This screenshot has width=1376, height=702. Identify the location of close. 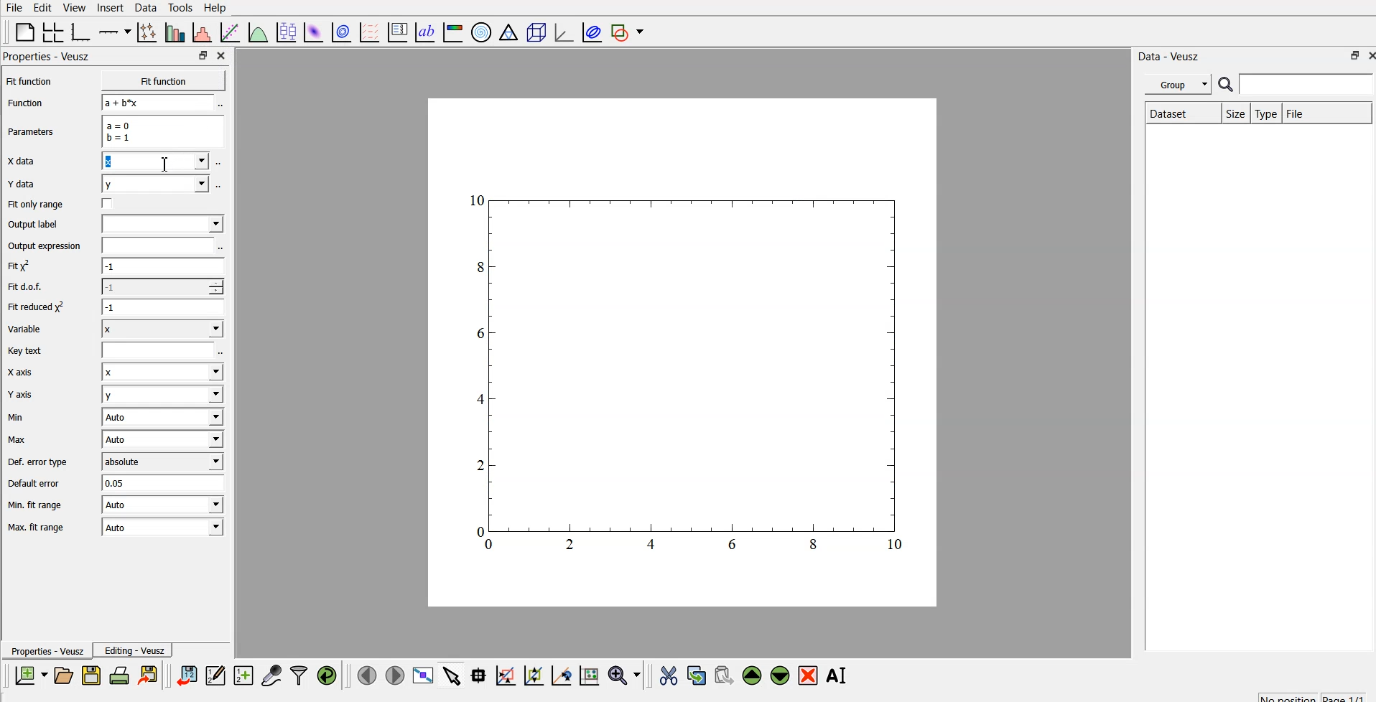
(223, 56).